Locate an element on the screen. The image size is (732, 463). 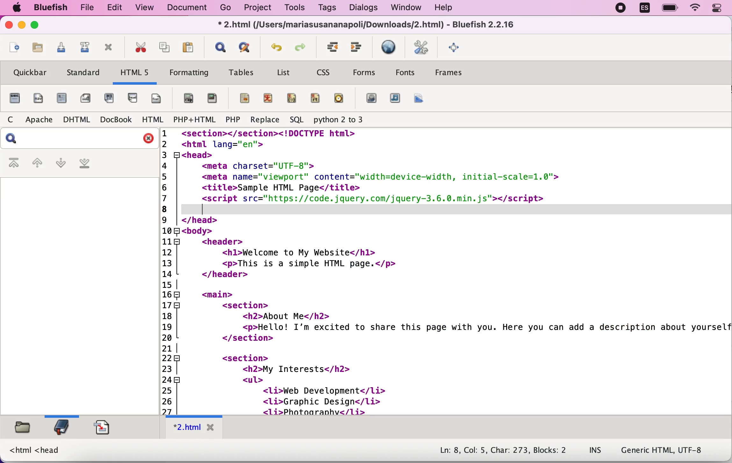
copy is located at coordinates (165, 48).